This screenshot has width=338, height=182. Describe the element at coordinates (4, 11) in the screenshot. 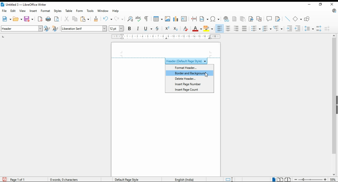

I see `file` at that location.